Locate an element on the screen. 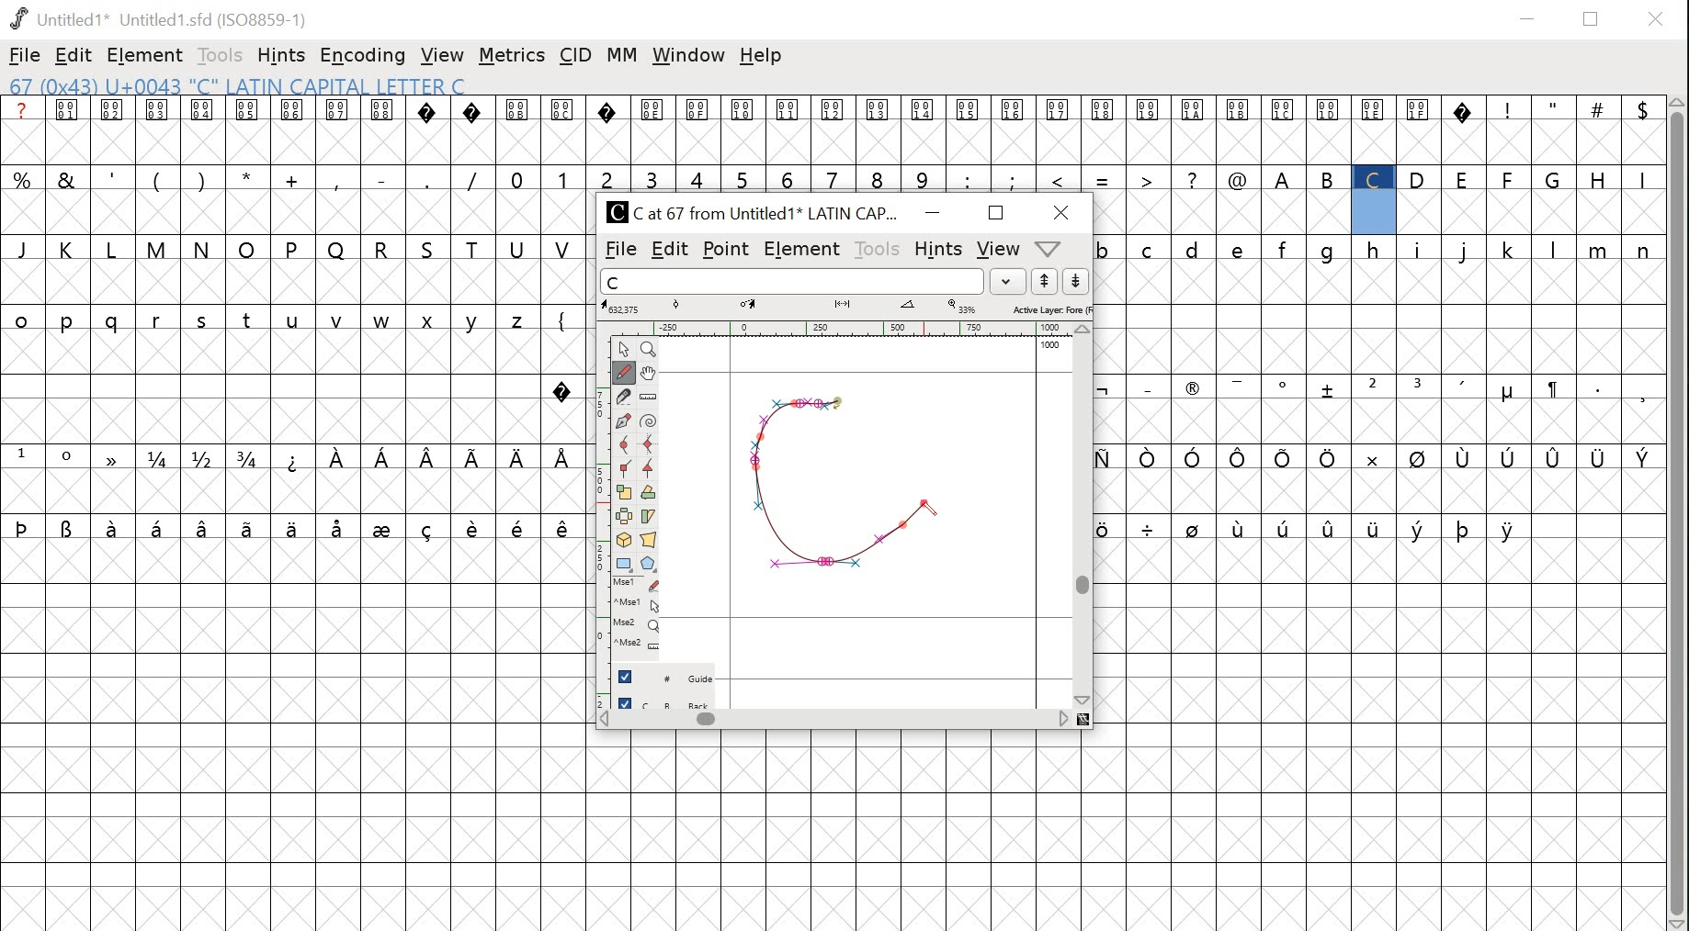 The image size is (1689, 931). metrics is located at coordinates (511, 55).